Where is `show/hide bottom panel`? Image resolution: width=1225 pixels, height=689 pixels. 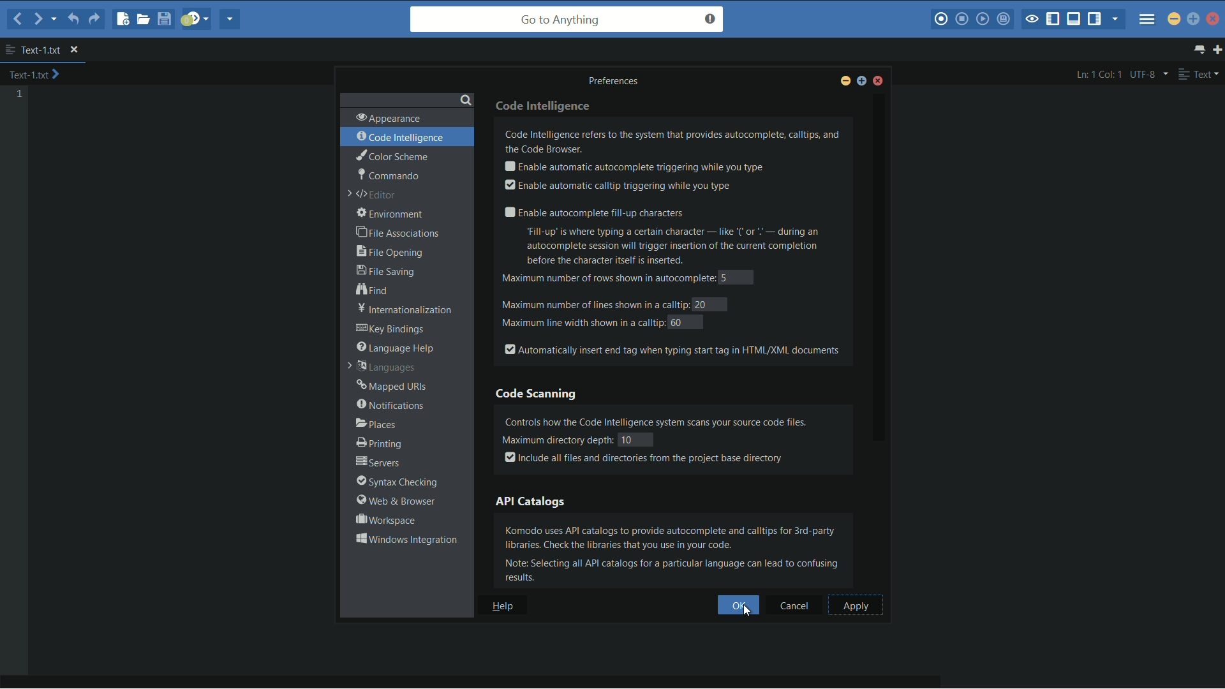
show/hide bottom panel is located at coordinates (1074, 19).